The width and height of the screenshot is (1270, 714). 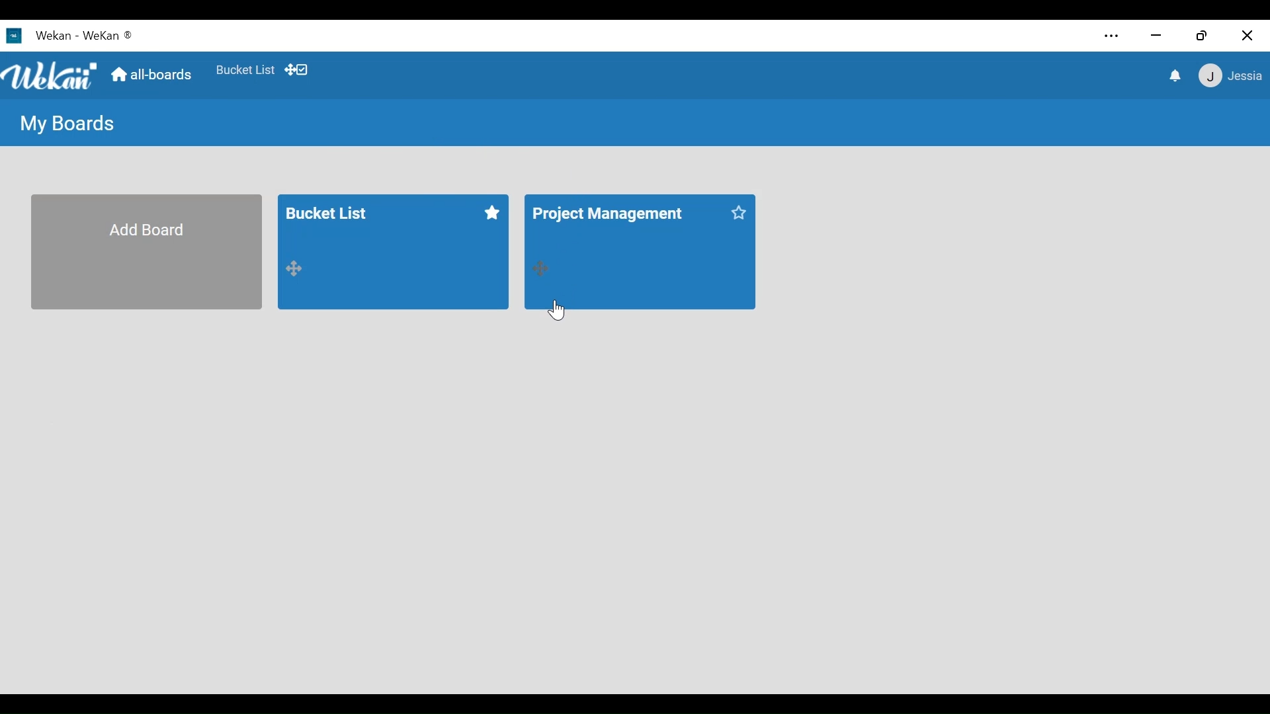 What do you see at coordinates (1171, 77) in the screenshot?
I see `notifications` at bounding box center [1171, 77].